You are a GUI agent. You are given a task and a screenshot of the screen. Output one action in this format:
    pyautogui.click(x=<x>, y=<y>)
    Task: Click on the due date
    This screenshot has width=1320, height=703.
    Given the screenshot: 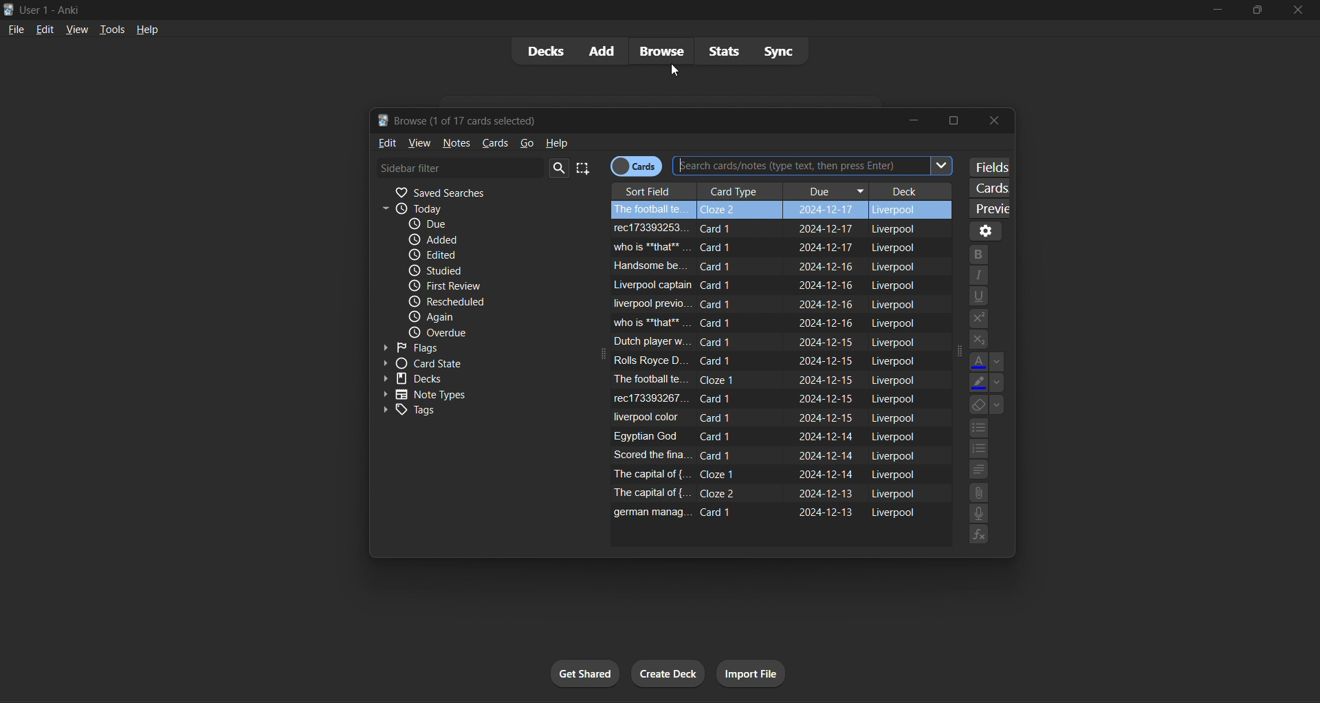 What is the action you would take?
    pyautogui.click(x=827, y=380)
    